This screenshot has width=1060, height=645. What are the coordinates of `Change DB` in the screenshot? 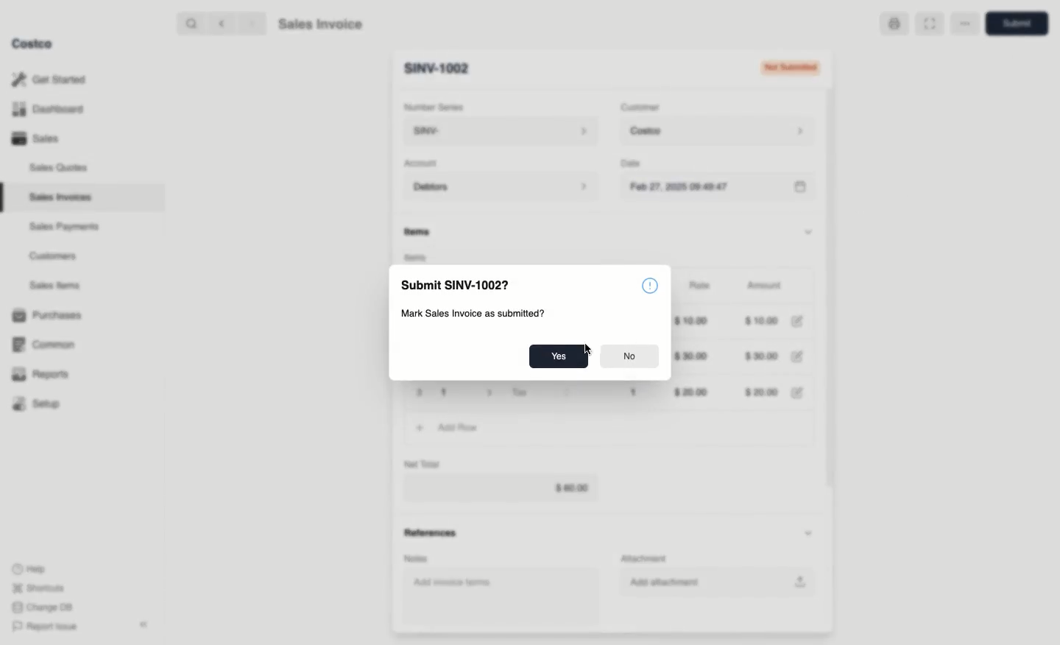 It's located at (44, 605).